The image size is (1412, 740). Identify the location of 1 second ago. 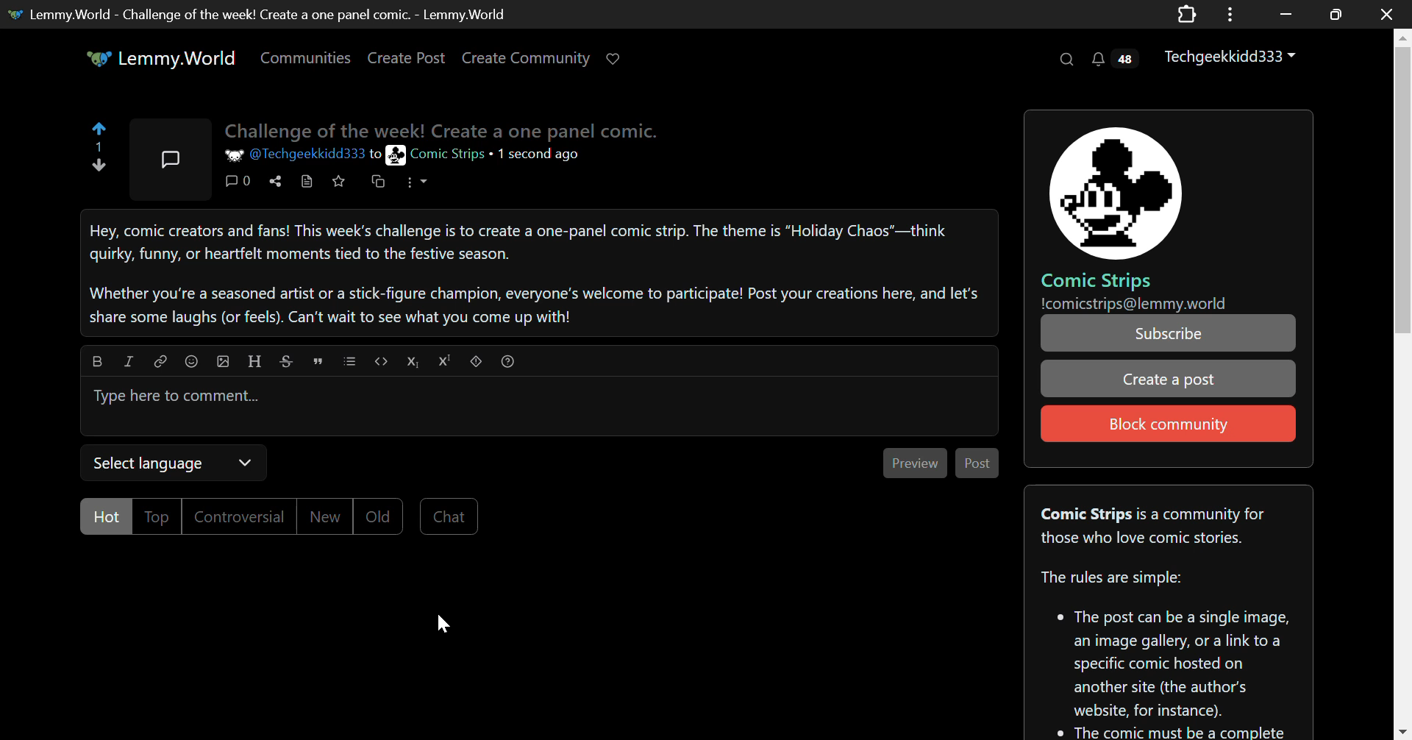
(551, 154).